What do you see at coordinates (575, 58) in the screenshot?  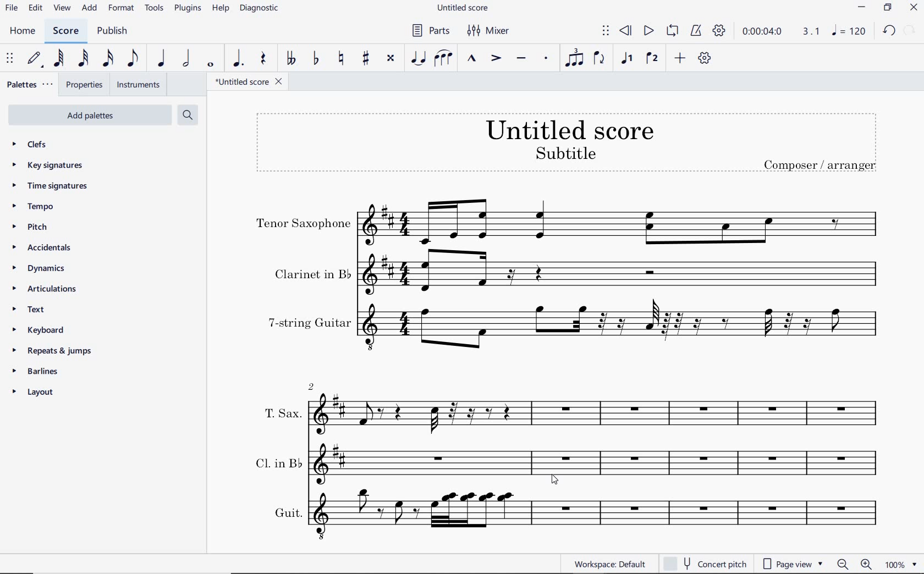 I see `TUPLET` at bounding box center [575, 58].